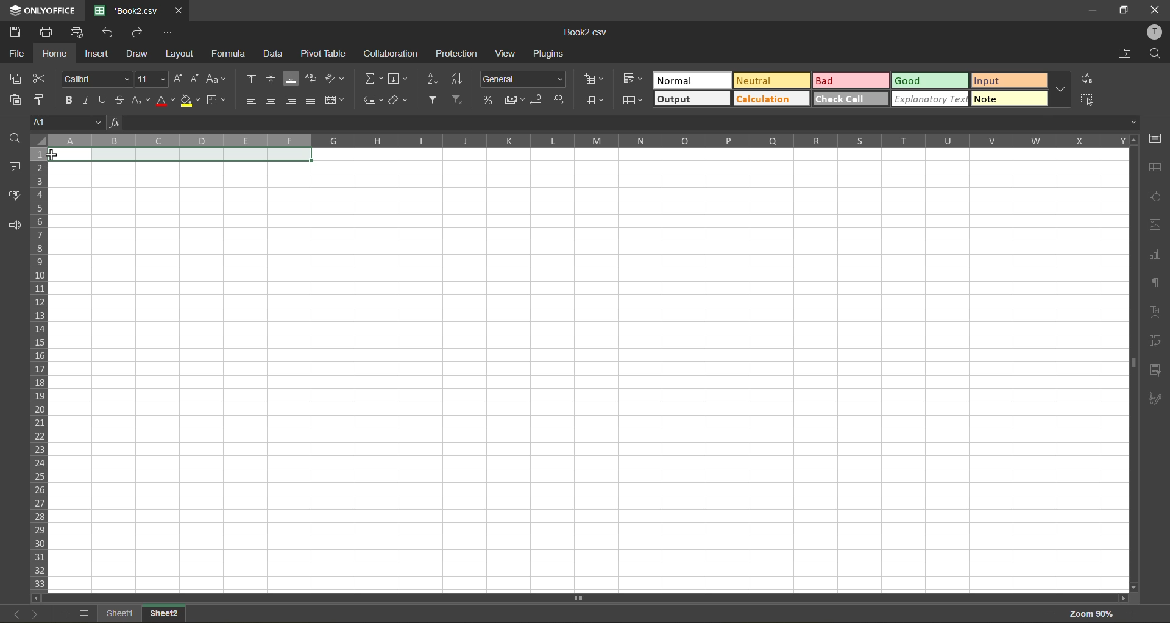  Describe the element at coordinates (1091, 9) in the screenshot. I see `minimize` at that location.